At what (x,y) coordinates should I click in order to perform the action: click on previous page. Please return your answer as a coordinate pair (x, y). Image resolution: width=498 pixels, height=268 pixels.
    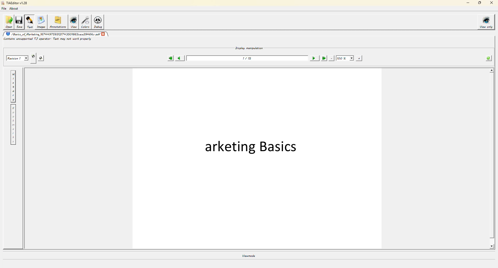
    Looking at the image, I should click on (181, 58).